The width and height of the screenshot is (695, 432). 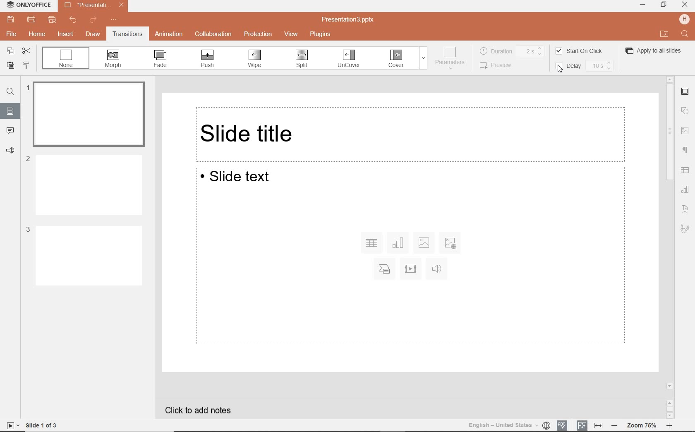 I want to click on slides, so click(x=10, y=110).